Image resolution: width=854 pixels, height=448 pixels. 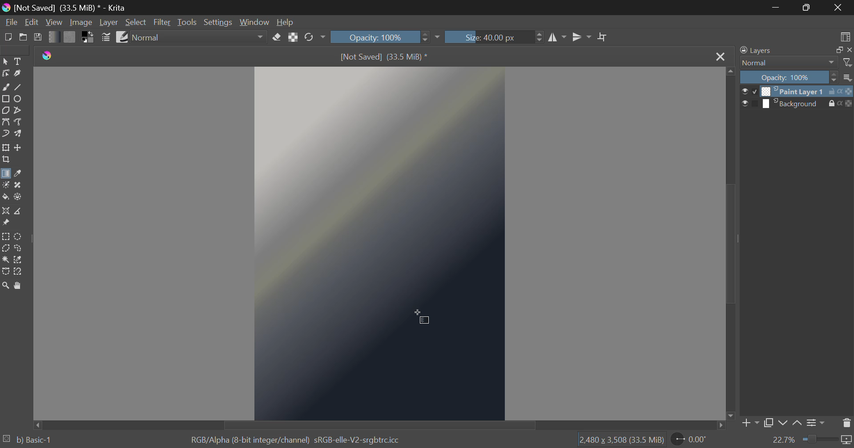 I want to click on Delete Layer, so click(x=847, y=422).